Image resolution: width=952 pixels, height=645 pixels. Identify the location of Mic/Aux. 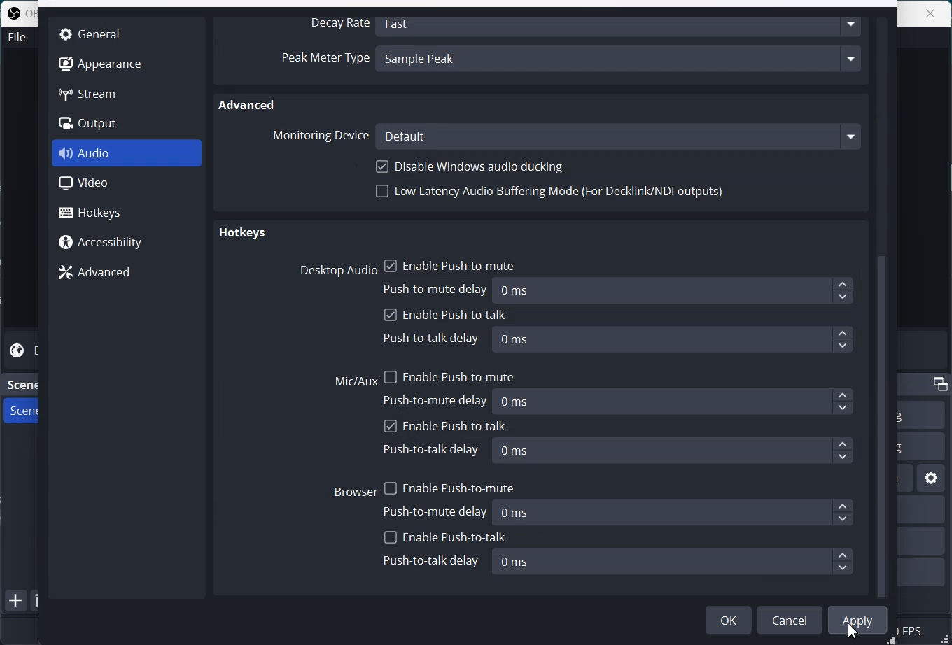
(356, 382).